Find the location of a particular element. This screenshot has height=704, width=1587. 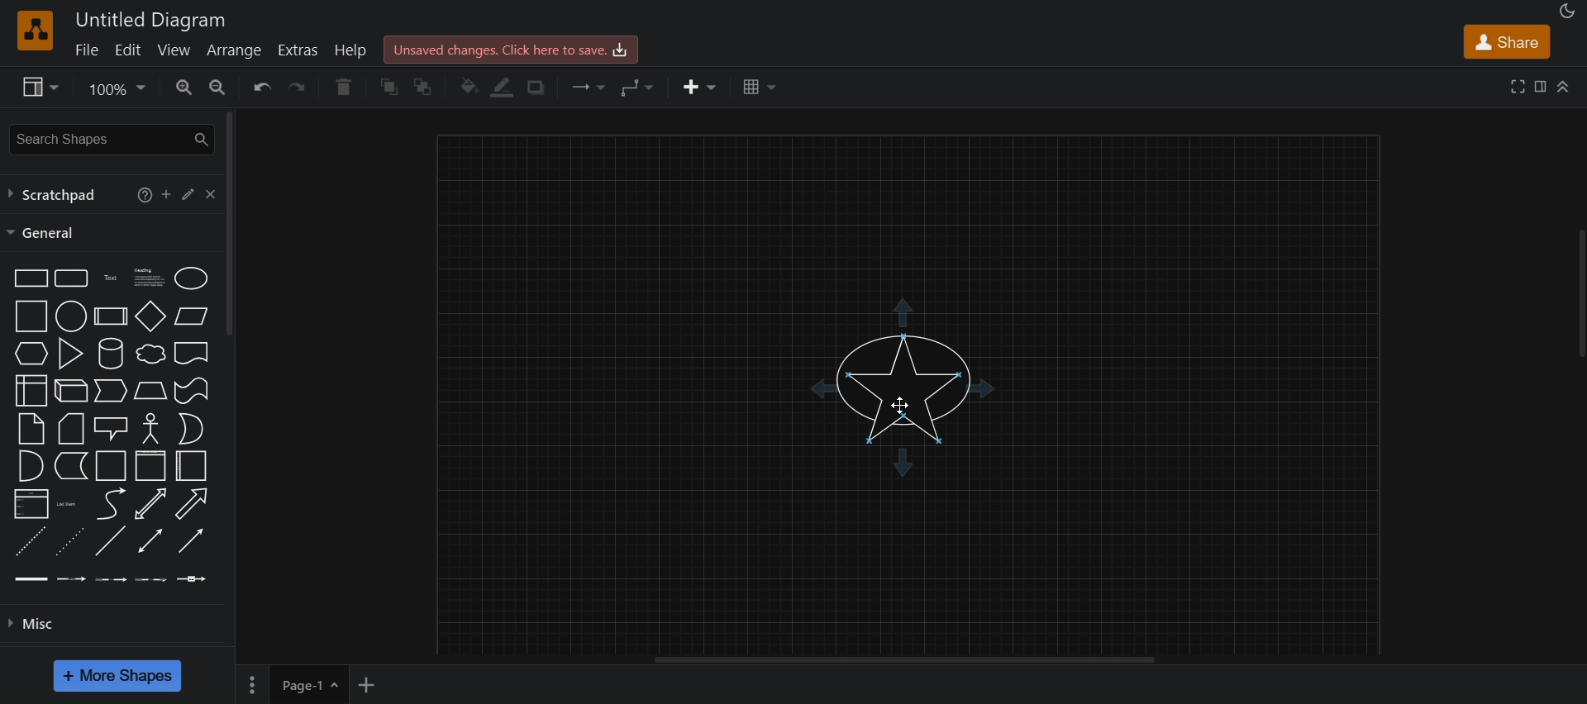

general is located at coordinates (45, 234).